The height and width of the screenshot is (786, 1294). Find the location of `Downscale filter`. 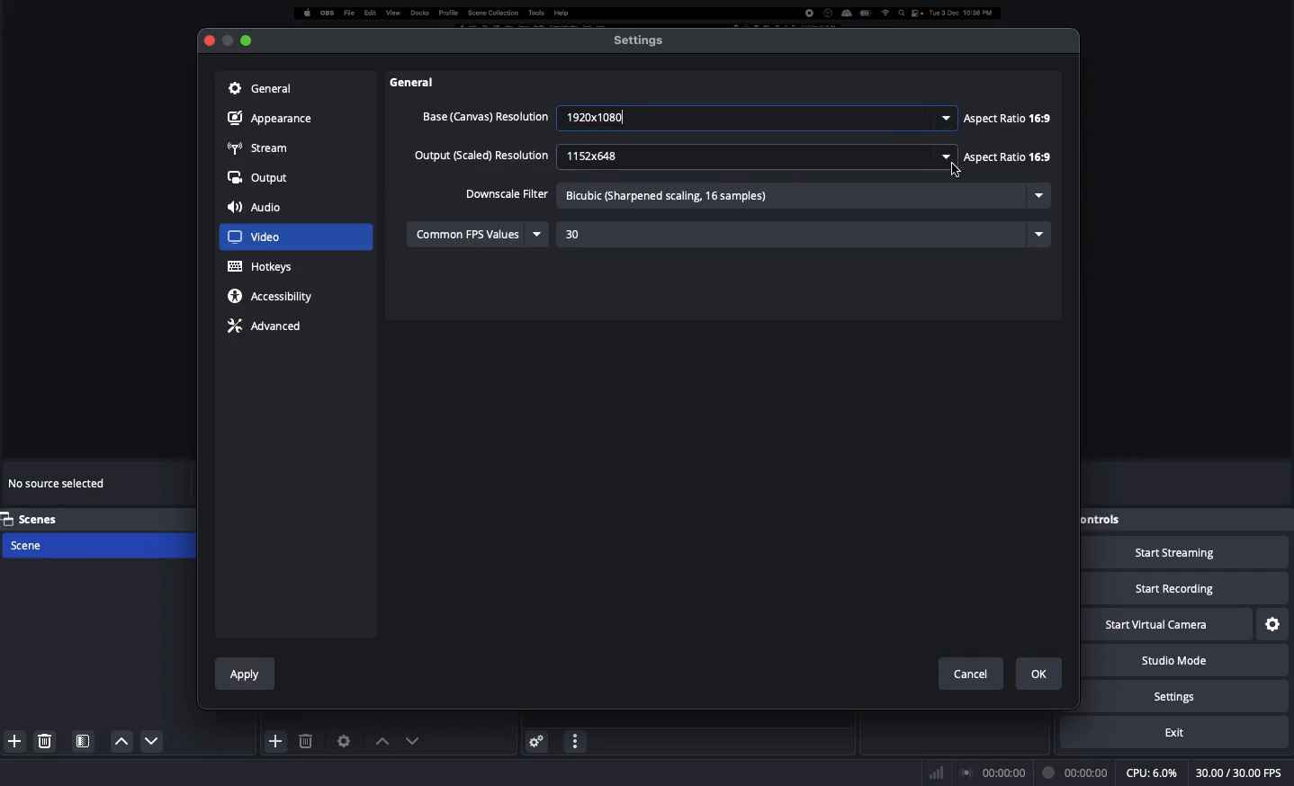

Downscale filter is located at coordinates (507, 192).